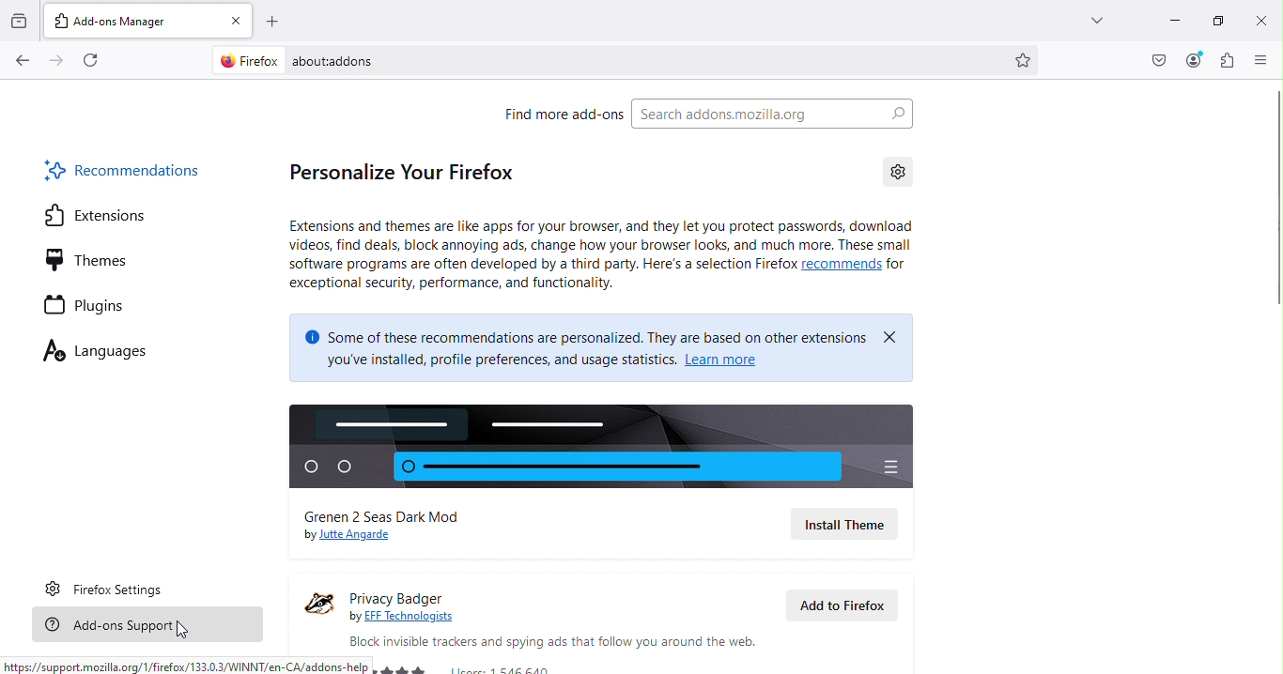 This screenshot has width=1283, height=674. What do you see at coordinates (595, 345) in the screenshot?
I see `Note` at bounding box center [595, 345].